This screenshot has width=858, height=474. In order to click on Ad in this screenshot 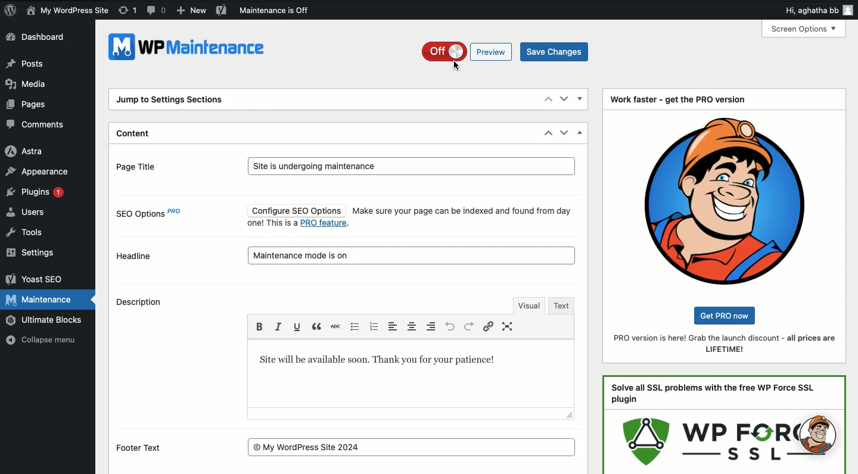, I will do `click(725, 425)`.